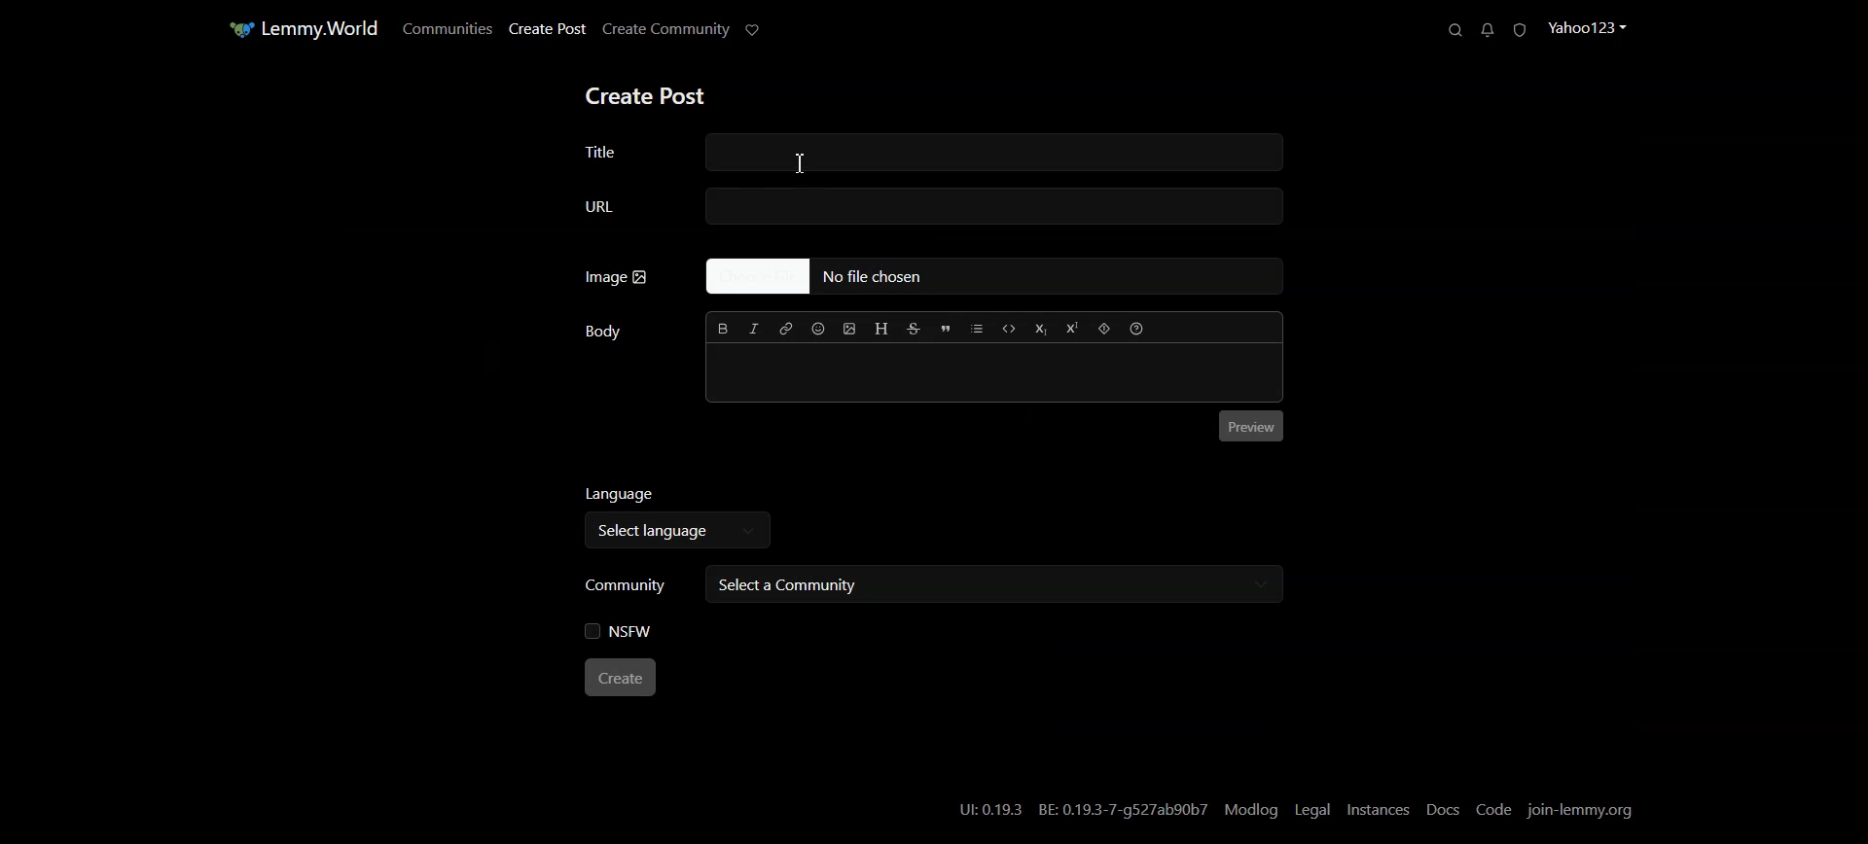 The width and height of the screenshot is (1868, 844). What do you see at coordinates (1080, 808) in the screenshot?
I see `U:0.19.3 BE: 0.19.3-7-g527ab90b7` at bounding box center [1080, 808].